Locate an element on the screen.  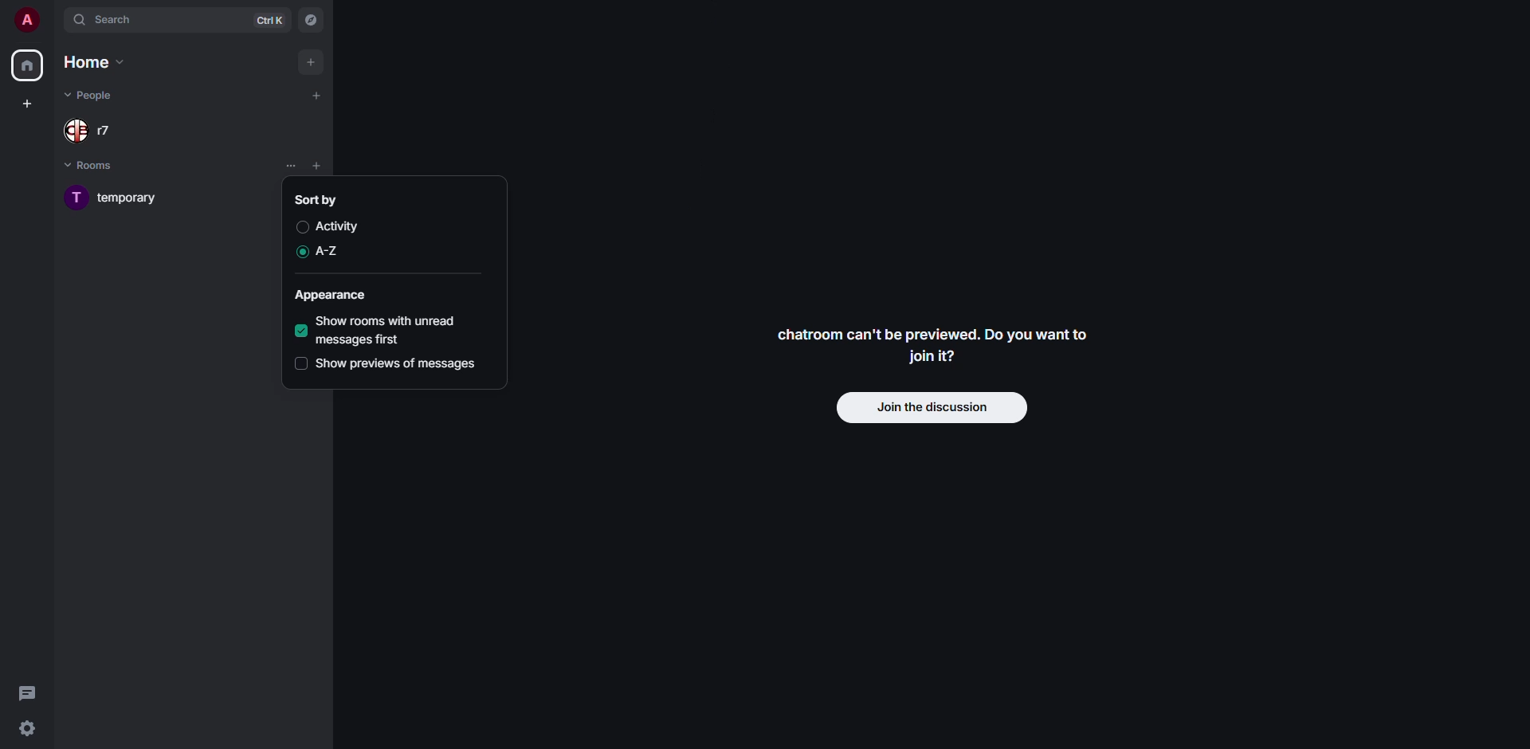
threads is located at coordinates (30, 694).